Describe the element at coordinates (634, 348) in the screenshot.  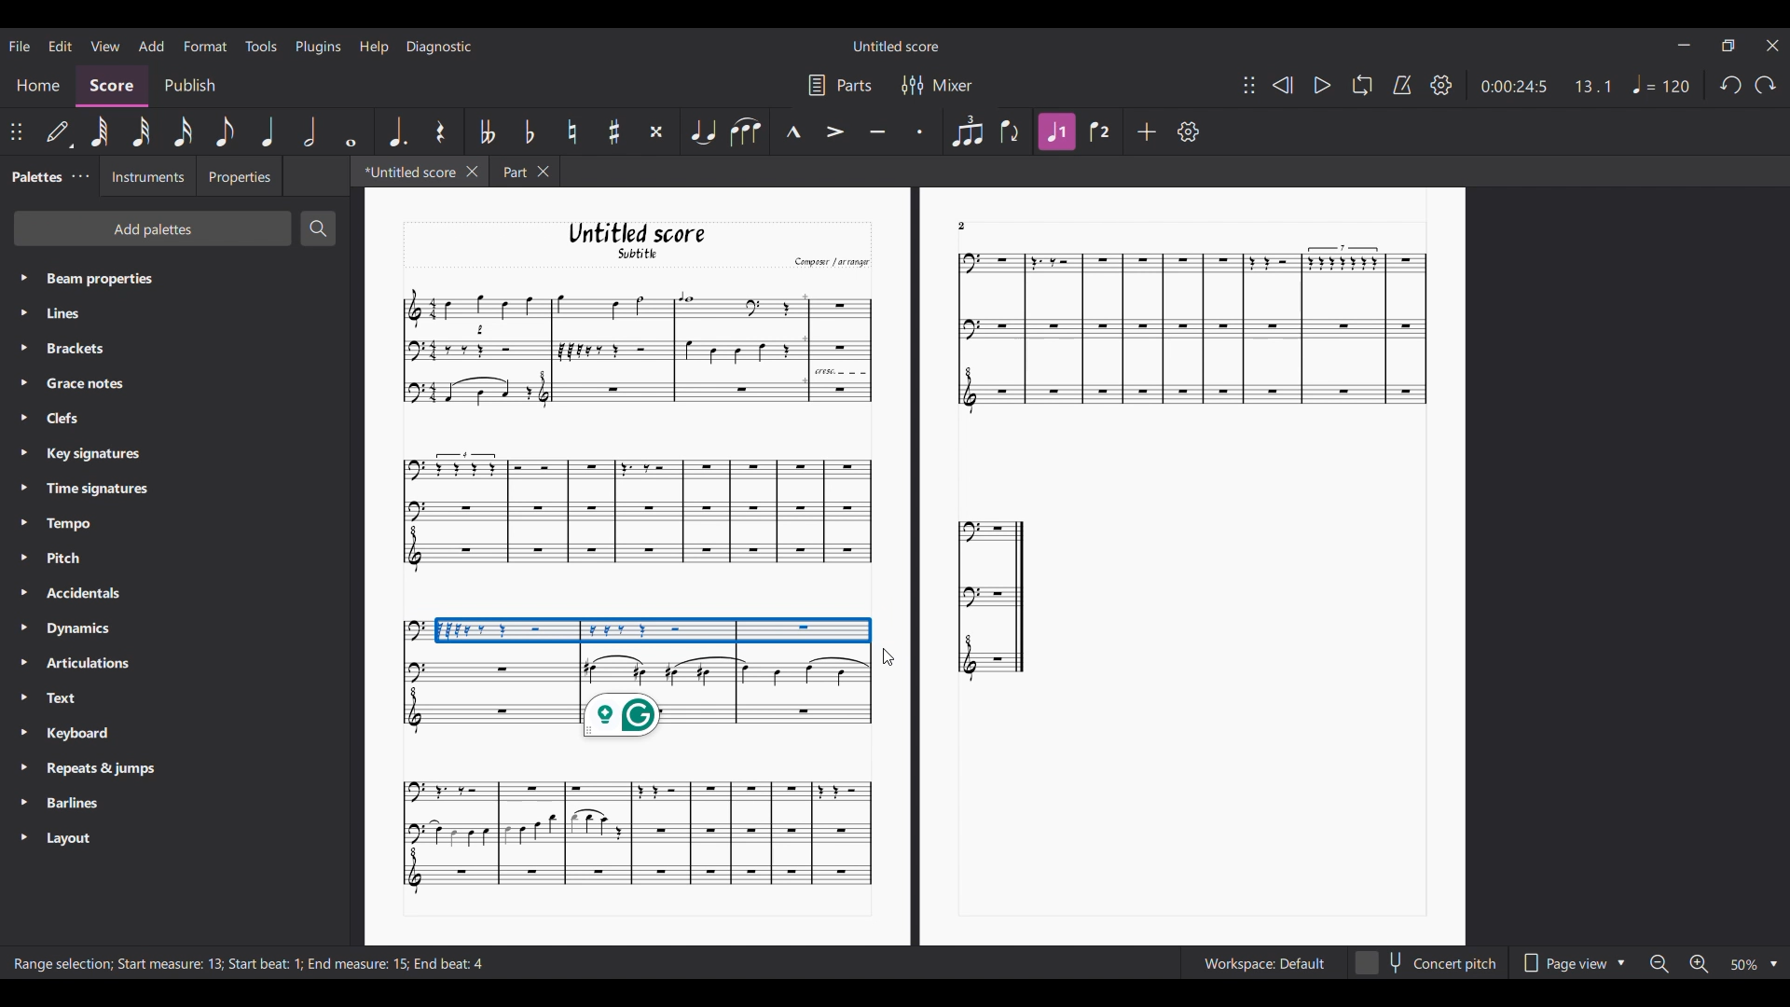
I see `Graph` at that location.